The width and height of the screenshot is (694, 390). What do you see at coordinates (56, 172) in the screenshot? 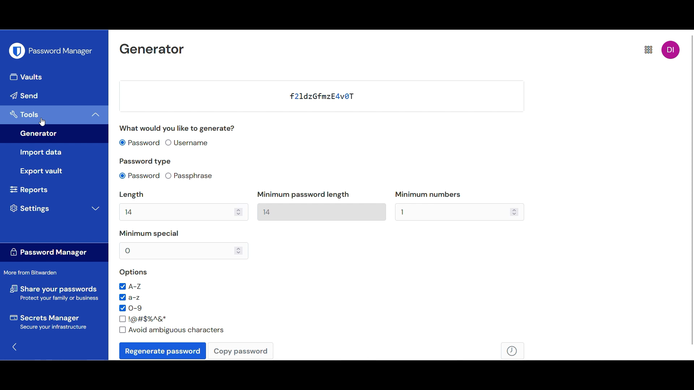
I see `Export vault` at bounding box center [56, 172].